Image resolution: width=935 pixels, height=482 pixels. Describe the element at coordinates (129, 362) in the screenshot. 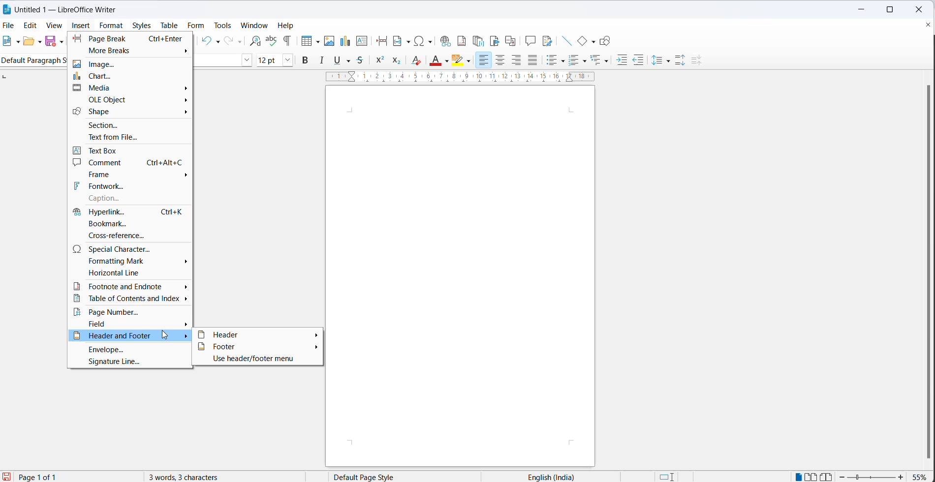

I see `signature line` at that location.